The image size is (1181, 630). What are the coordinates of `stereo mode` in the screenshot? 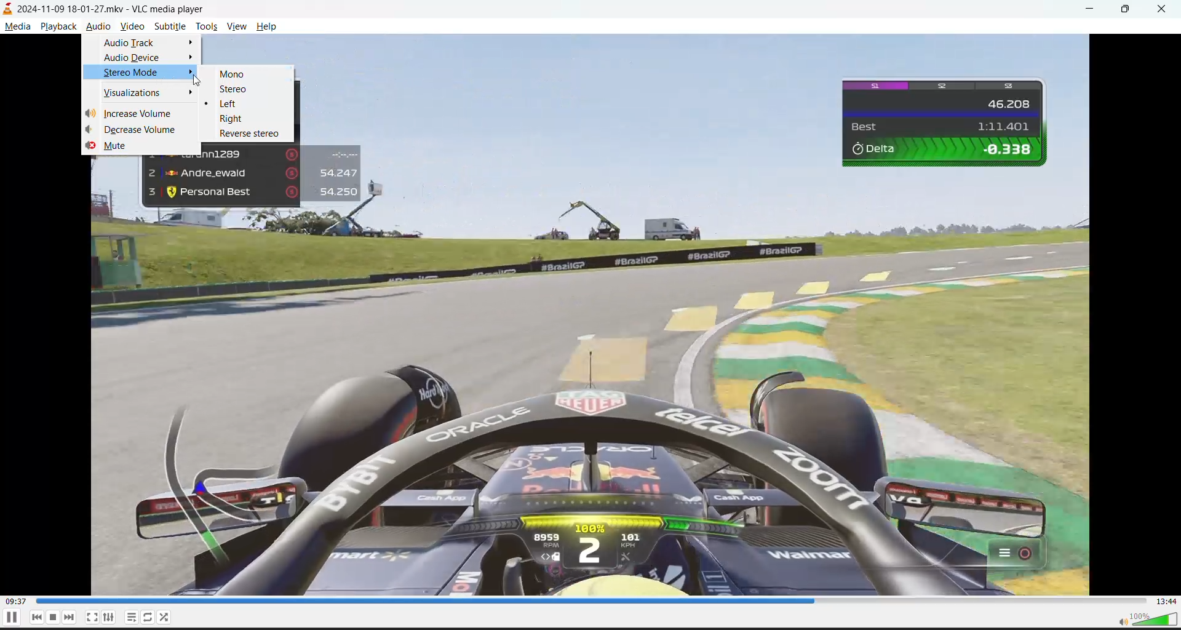 It's located at (133, 73).